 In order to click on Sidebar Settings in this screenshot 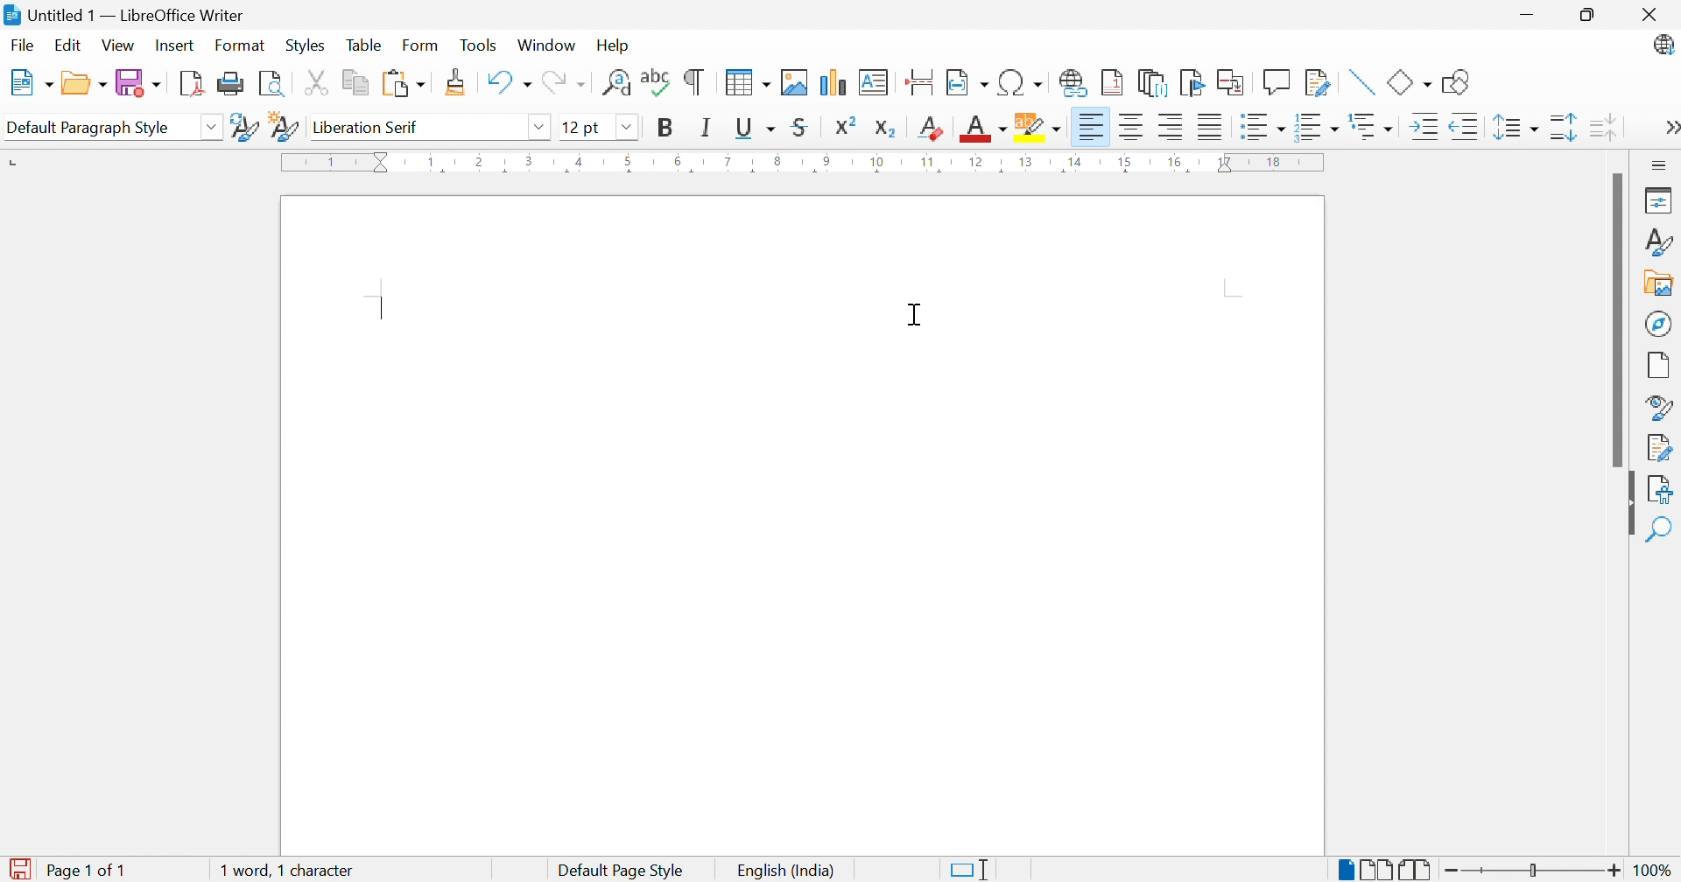, I will do `click(1656, 164)`.